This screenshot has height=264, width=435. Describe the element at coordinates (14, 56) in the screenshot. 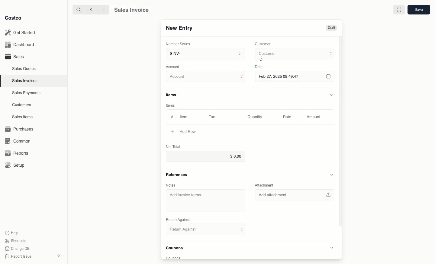

I see `Sales` at that location.